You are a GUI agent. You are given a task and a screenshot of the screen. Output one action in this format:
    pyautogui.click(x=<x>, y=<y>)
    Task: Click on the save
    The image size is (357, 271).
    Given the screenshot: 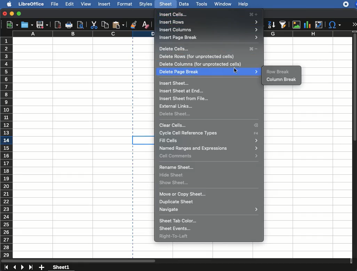 What is the action you would take?
    pyautogui.click(x=42, y=25)
    